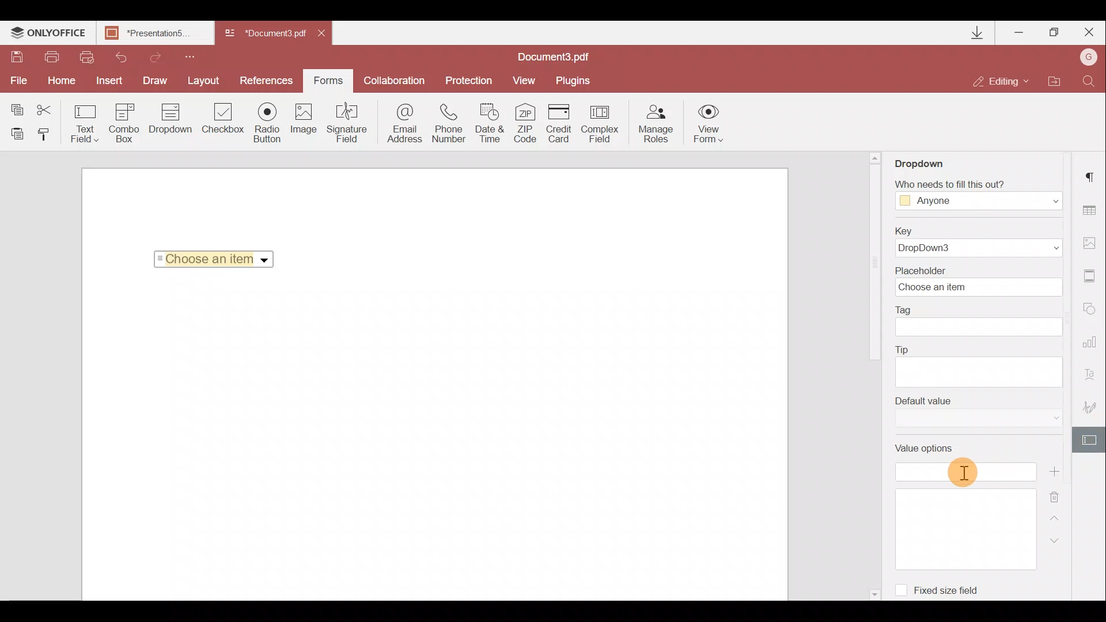 This screenshot has height=622, width=1106. What do you see at coordinates (328, 81) in the screenshot?
I see `Forms` at bounding box center [328, 81].